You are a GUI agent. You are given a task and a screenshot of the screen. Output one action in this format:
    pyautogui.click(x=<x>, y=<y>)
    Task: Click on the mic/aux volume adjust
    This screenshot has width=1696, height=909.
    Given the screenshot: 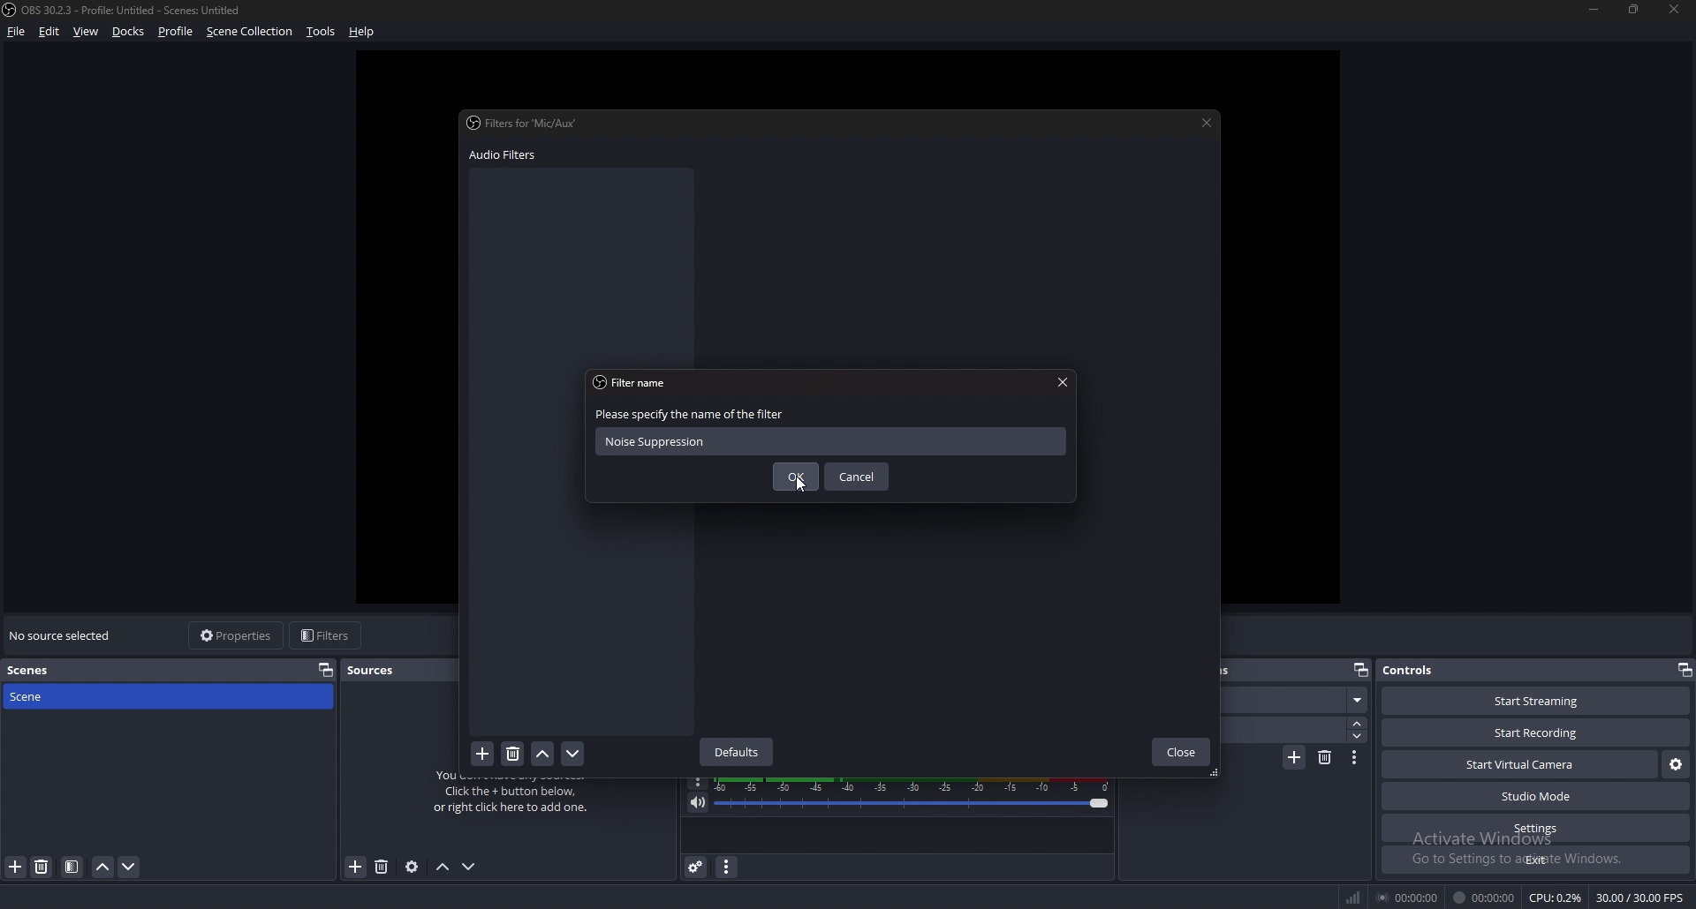 What is the action you would take?
    pyautogui.click(x=915, y=796)
    